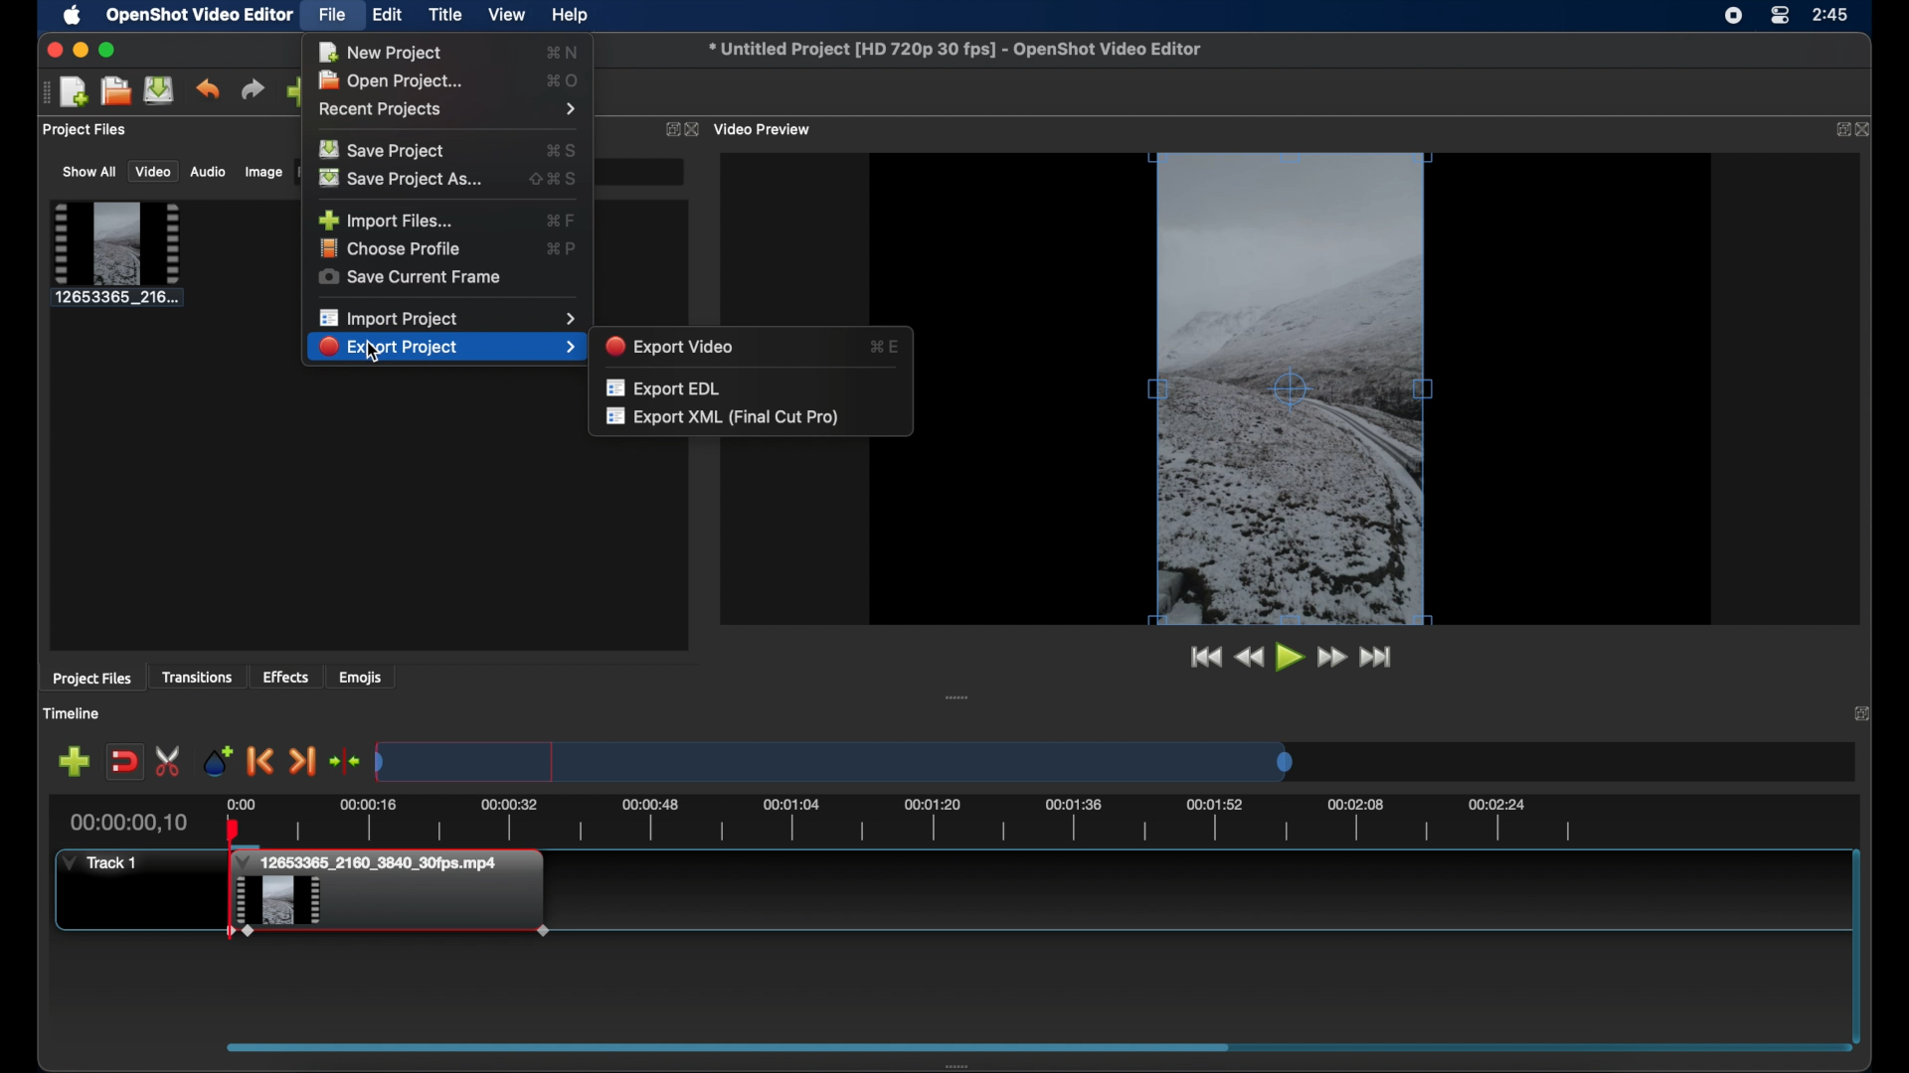 This screenshot has width=1909, height=1073. Describe the element at coordinates (903, 820) in the screenshot. I see `timeline` at that location.